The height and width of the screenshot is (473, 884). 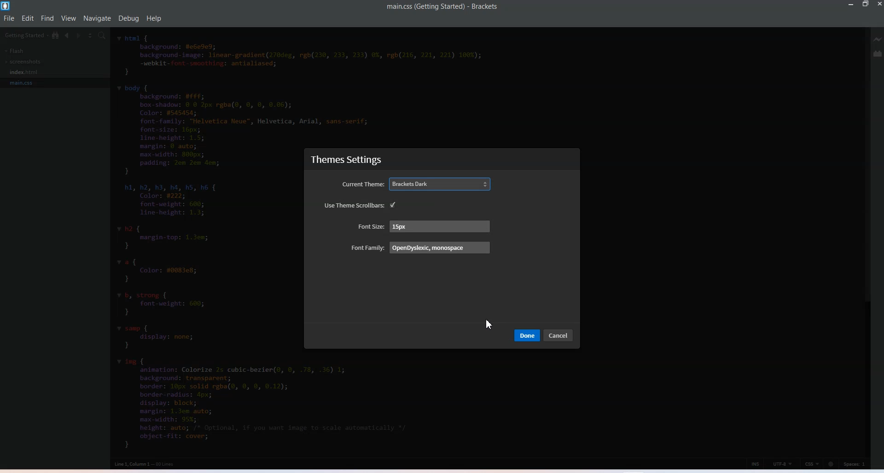 I want to click on 15 px, so click(x=439, y=226).